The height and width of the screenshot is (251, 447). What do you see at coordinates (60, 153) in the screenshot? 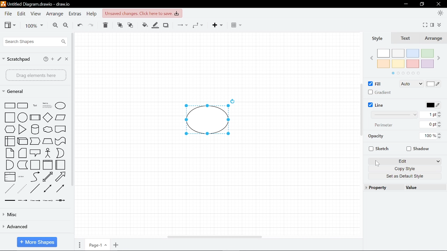
I see `or` at bounding box center [60, 153].